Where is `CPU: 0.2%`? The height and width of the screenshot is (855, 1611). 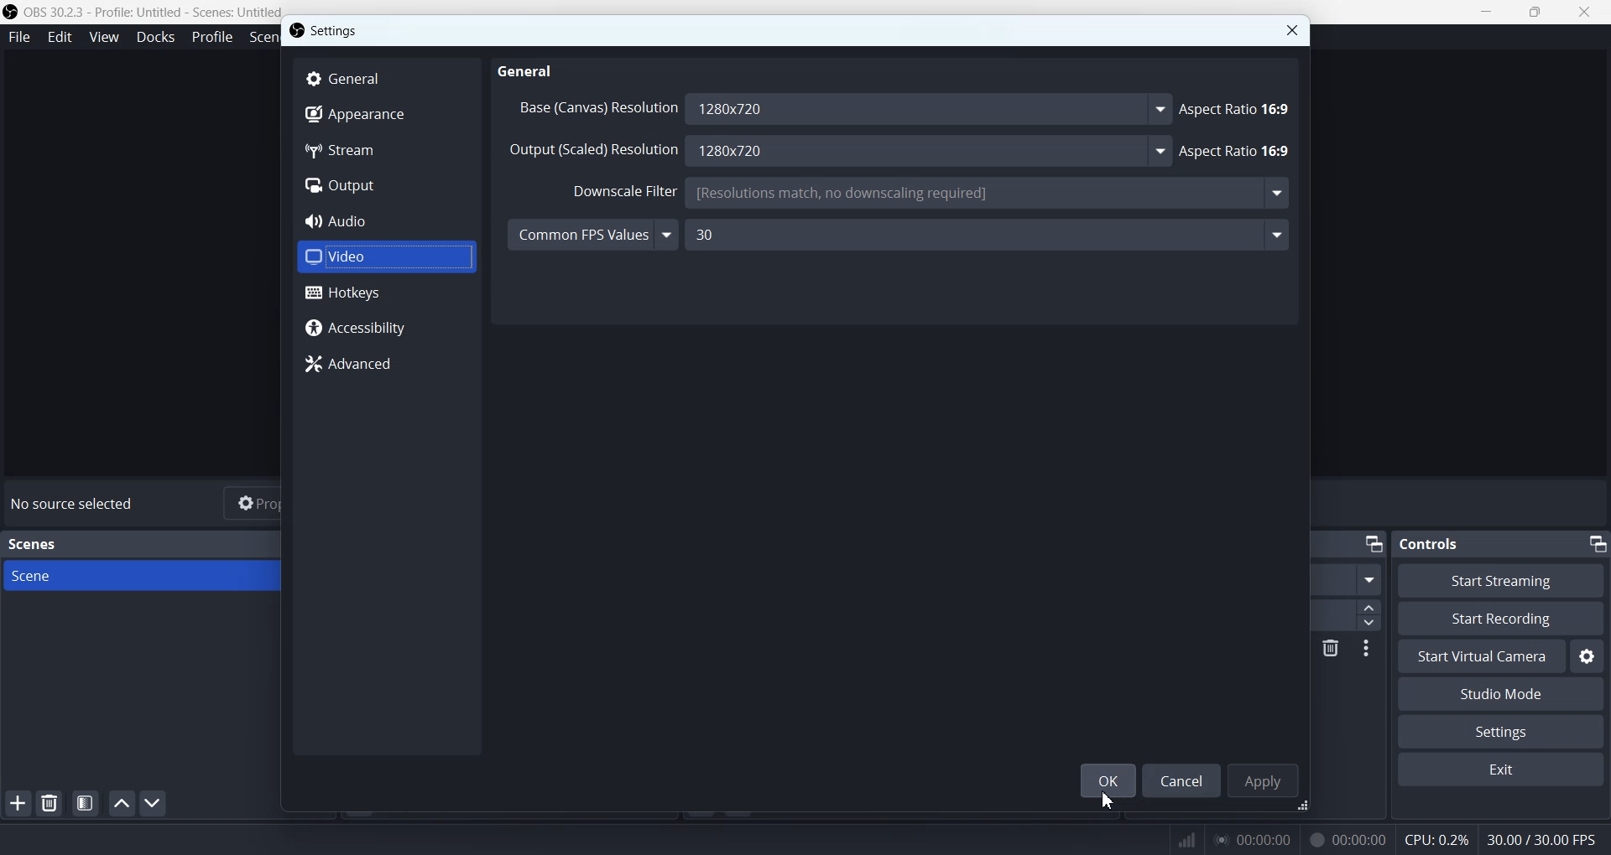
CPU: 0.2% is located at coordinates (1433, 839).